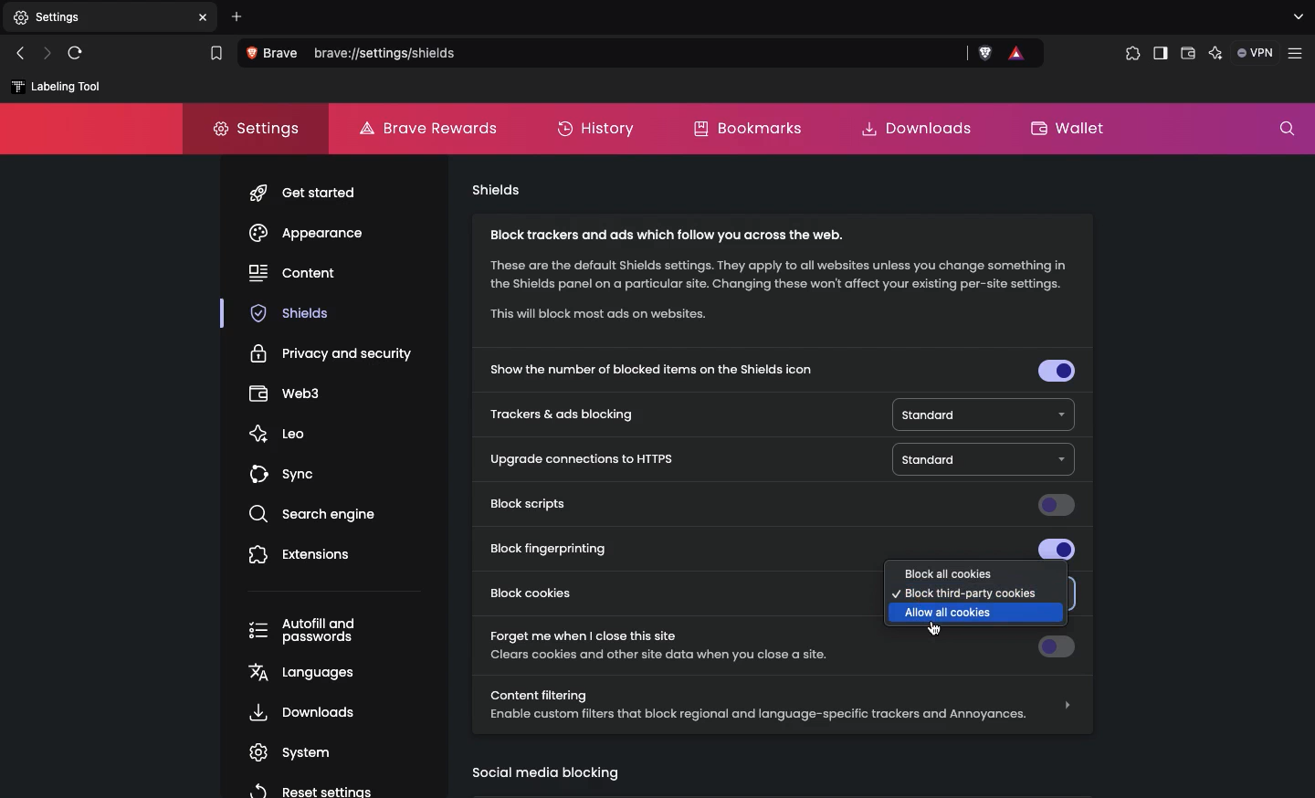 The image size is (1315, 798). What do you see at coordinates (564, 415) in the screenshot?
I see `Trackers and ads blocking` at bounding box center [564, 415].